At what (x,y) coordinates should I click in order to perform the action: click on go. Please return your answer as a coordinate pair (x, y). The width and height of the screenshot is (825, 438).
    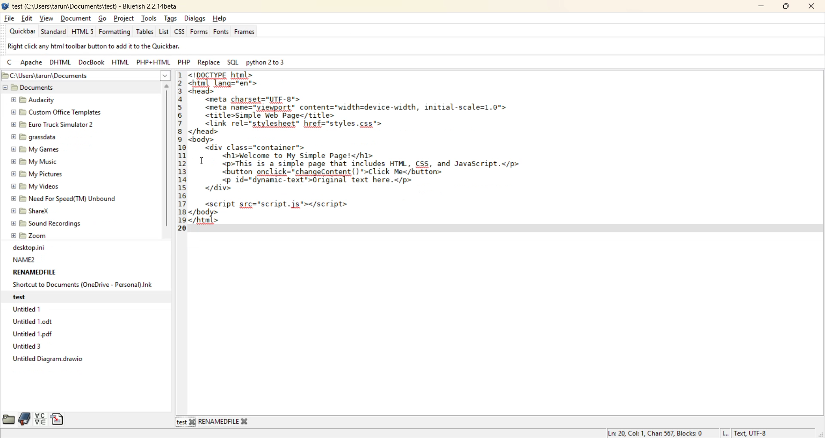
    Looking at the image, I should click on (104, 18).